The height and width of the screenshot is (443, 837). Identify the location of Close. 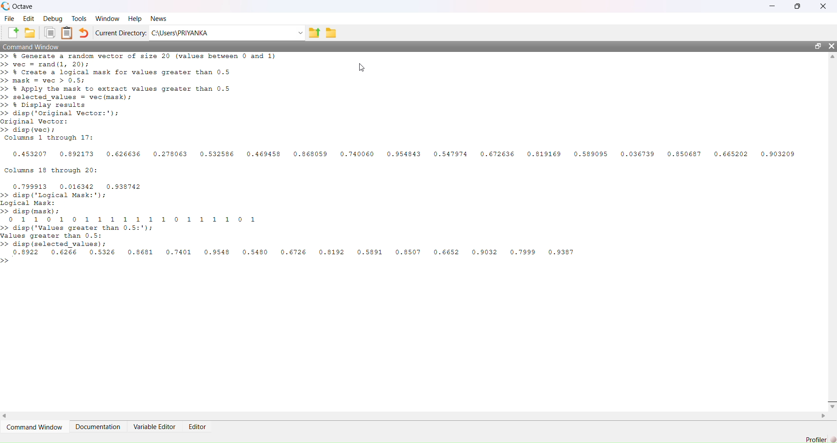
(832, 46).